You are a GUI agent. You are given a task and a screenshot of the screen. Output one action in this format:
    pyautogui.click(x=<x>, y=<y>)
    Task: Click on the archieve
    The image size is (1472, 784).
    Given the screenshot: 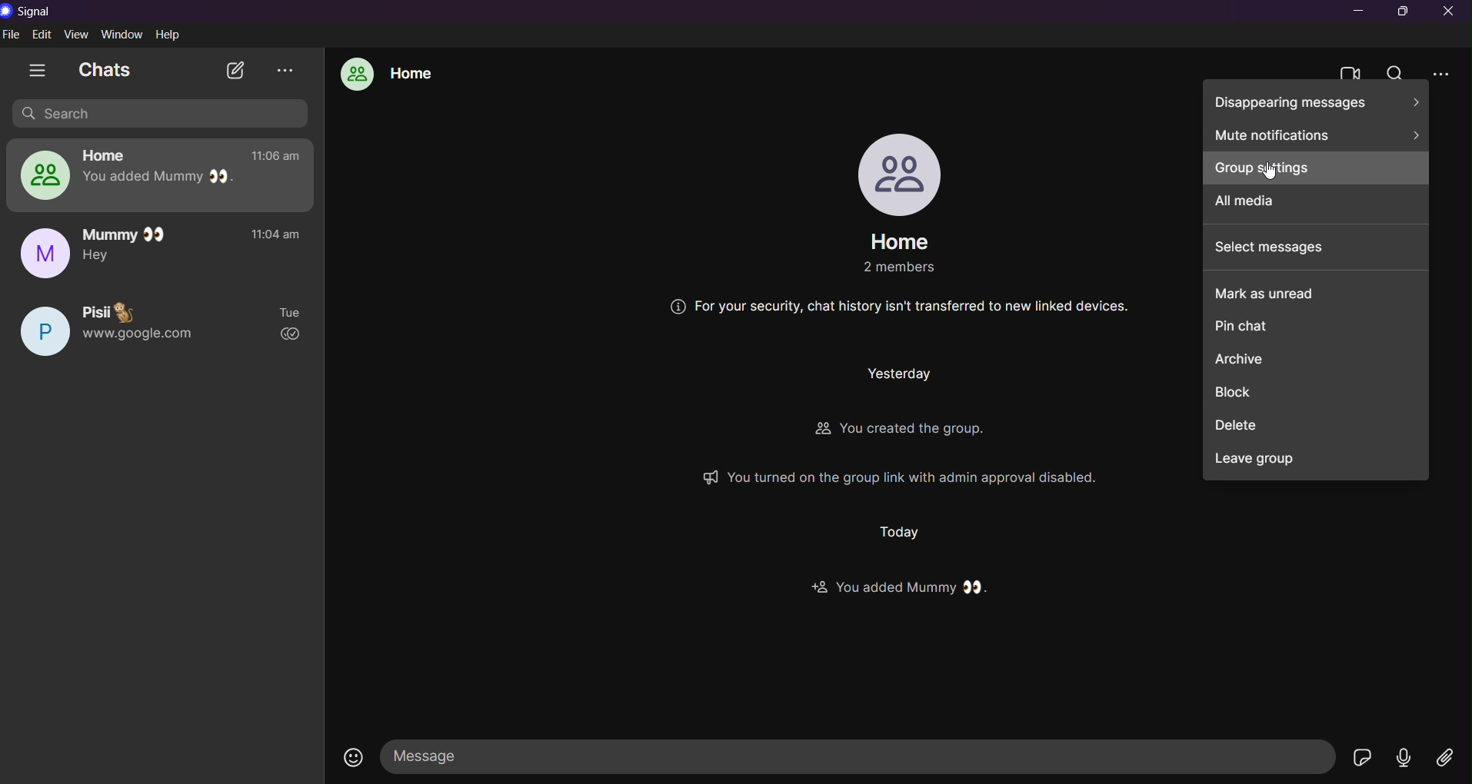 What is the action you would take?
    pyautogui.click(x=1320, y=362)
    